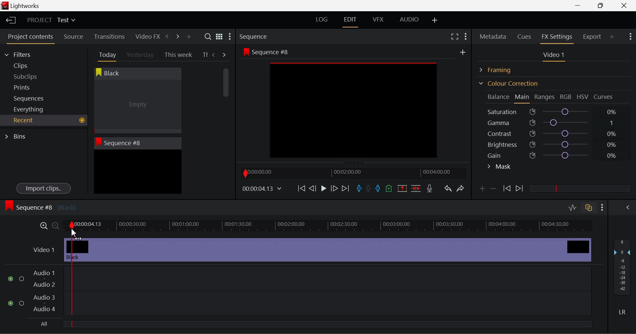 Image resolution: width=636 pixels, height=334 pixels. What do you see at coordinates (555, 123) in the screenshot?
I see `Gamma` at bounding box center [555, 123].